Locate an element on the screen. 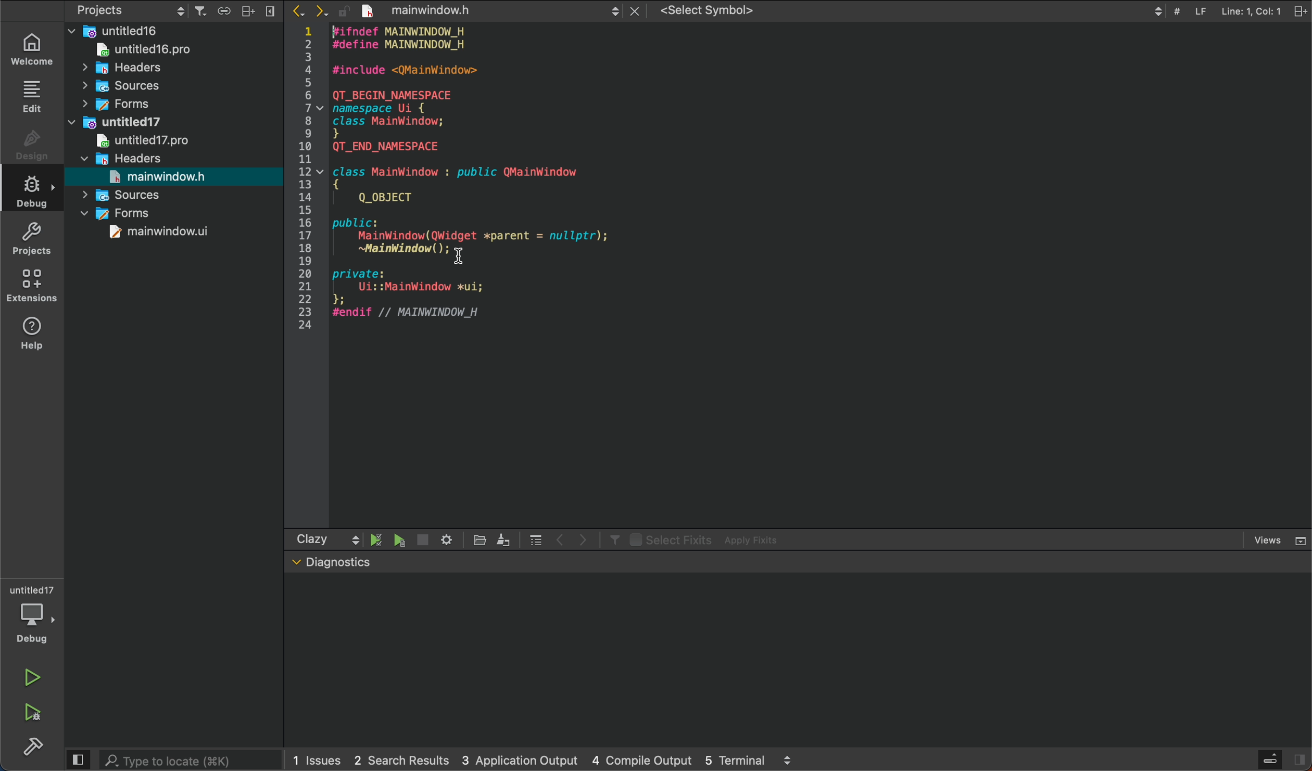 This screenshot has width=1312, height=771. split tab is located at coordinates (1302, 10).